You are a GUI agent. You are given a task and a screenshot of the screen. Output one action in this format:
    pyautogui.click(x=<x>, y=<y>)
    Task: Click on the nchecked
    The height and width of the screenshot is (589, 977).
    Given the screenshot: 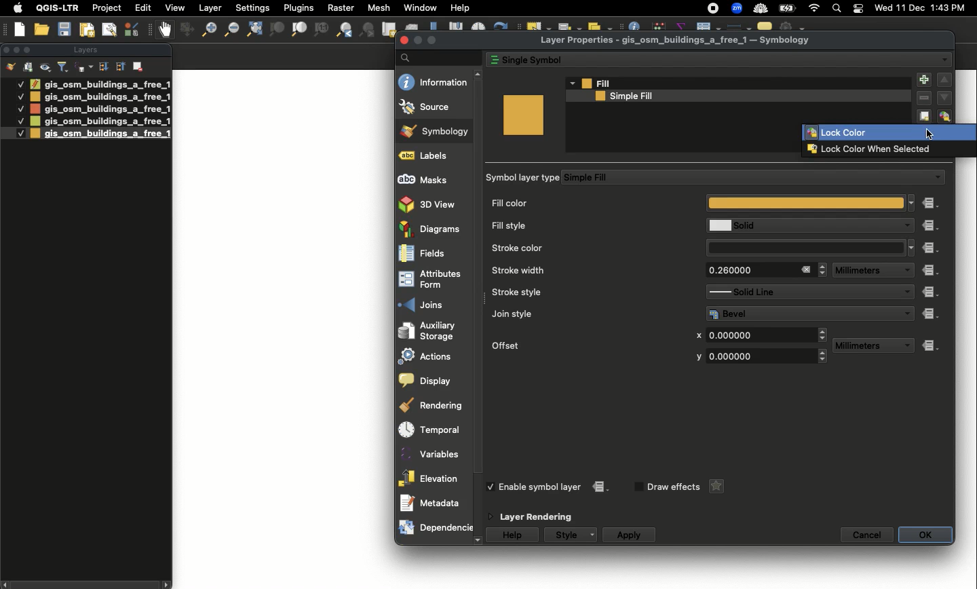 What is the action you would take?
    pyautogui.click(x=637, y=487)
    